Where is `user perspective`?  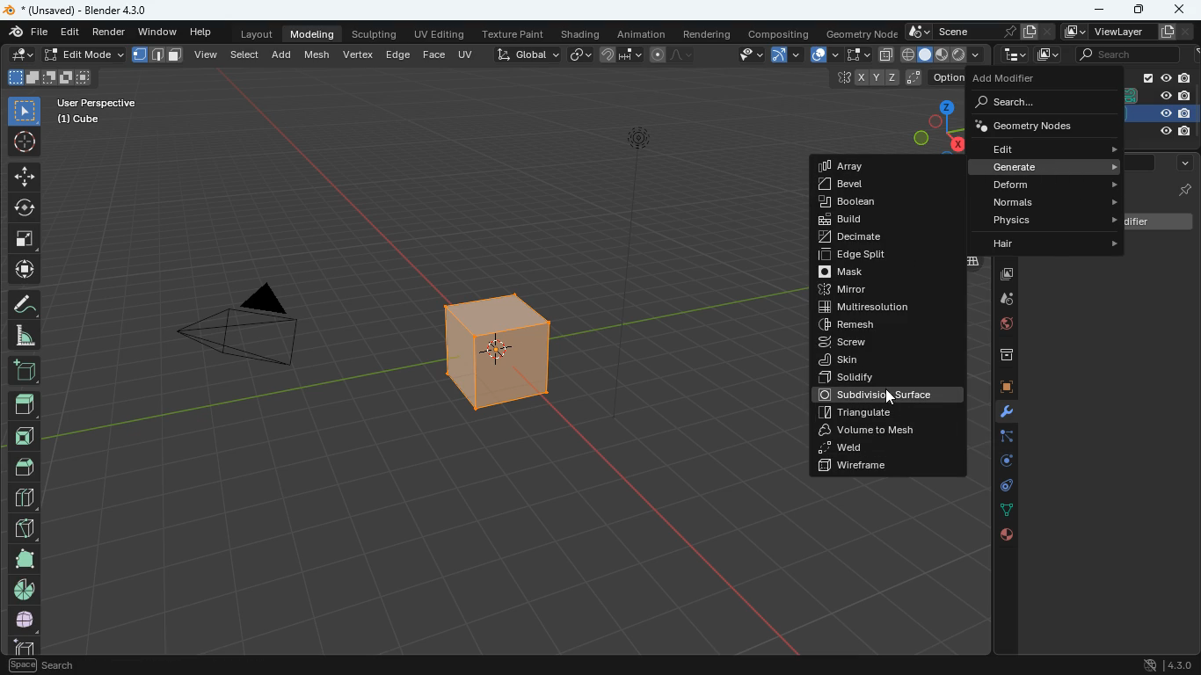 user perspective is located at coordinates (95, 111).